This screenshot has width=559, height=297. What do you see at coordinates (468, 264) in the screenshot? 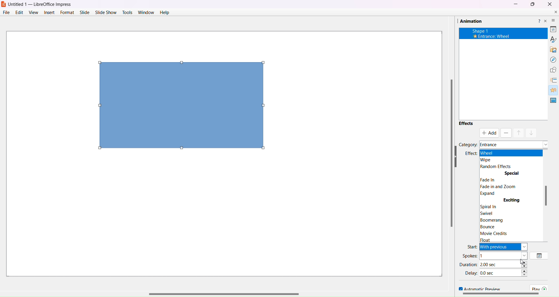
I see `Duration` at bounding box center [468, 264].